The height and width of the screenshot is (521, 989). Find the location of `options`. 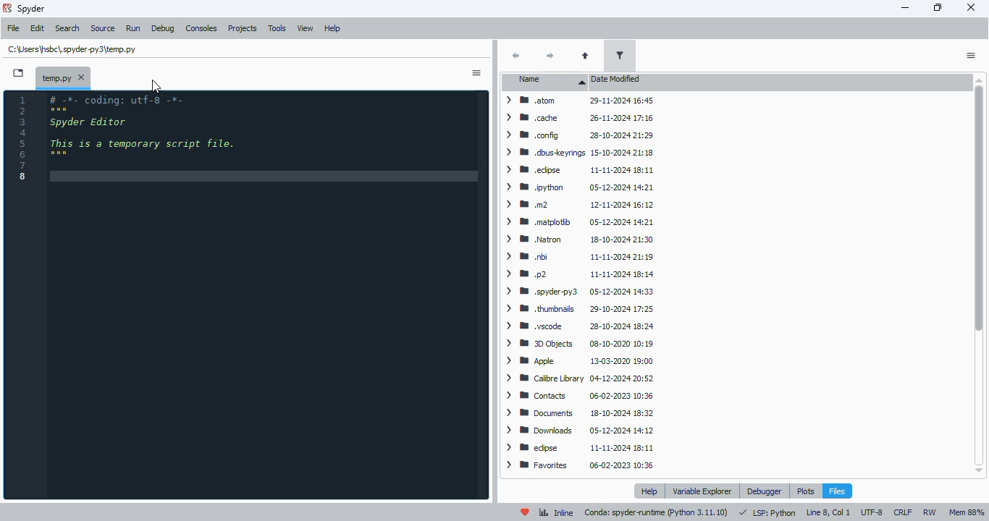

options is located at coordinates (970, 56).